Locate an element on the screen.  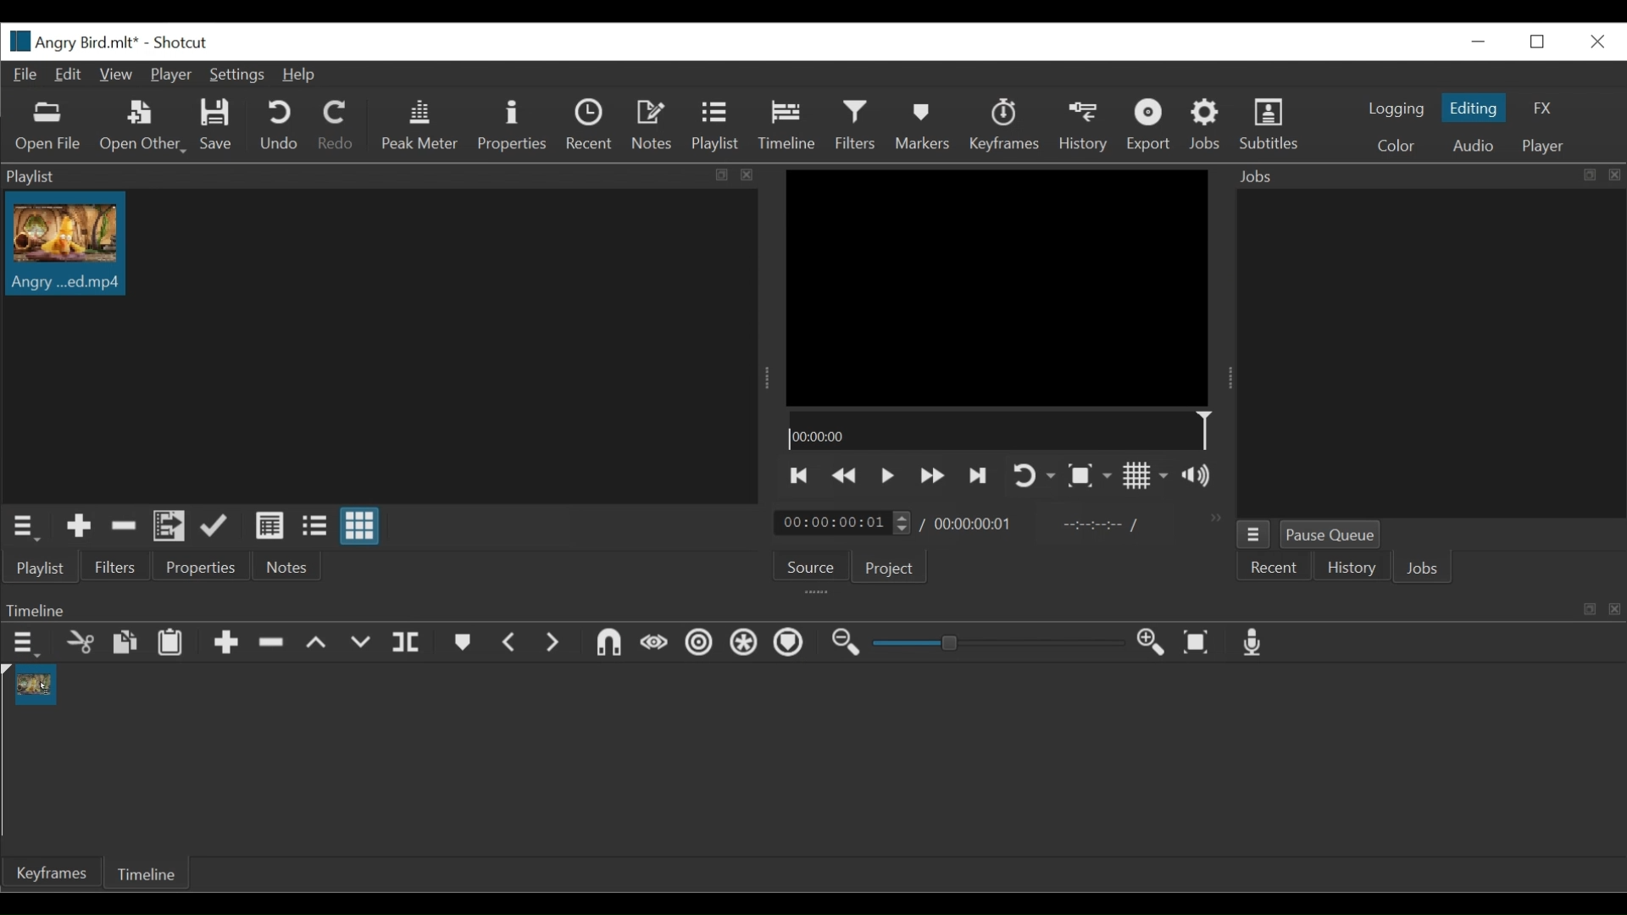
Cut is located at coordinates (124, 529).